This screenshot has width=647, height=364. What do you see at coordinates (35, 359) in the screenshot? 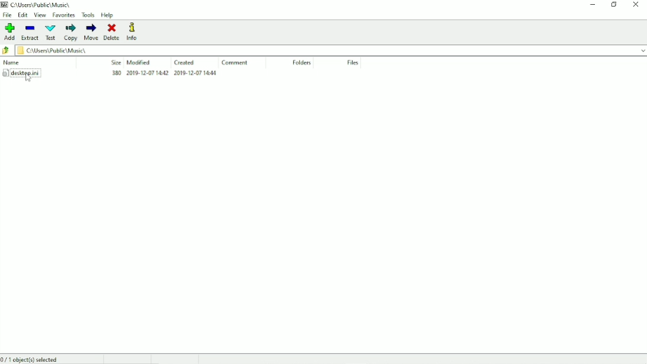
I see `0/1 object(s) selected` at bounding box center [35, 359].